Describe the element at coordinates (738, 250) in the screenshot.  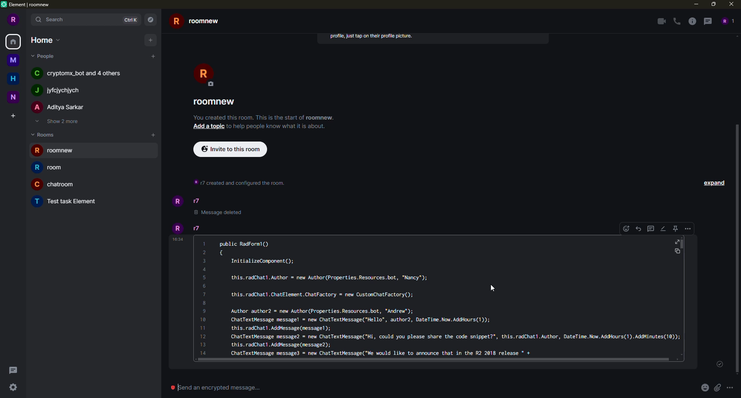
I see `scroll bar` at that location.